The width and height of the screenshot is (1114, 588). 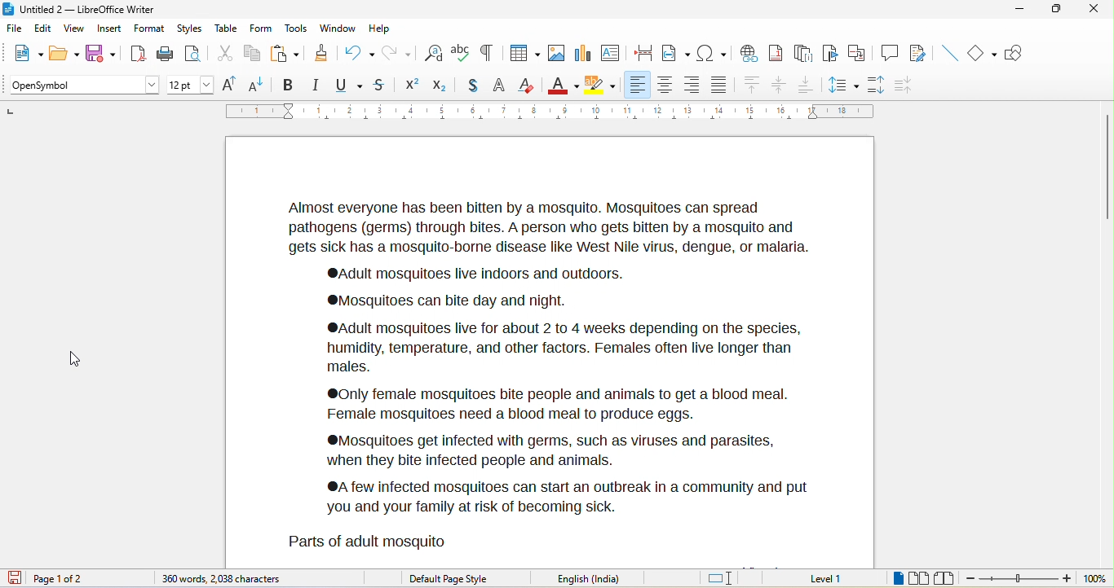 I want to click on print, so click(x=166, y=52).